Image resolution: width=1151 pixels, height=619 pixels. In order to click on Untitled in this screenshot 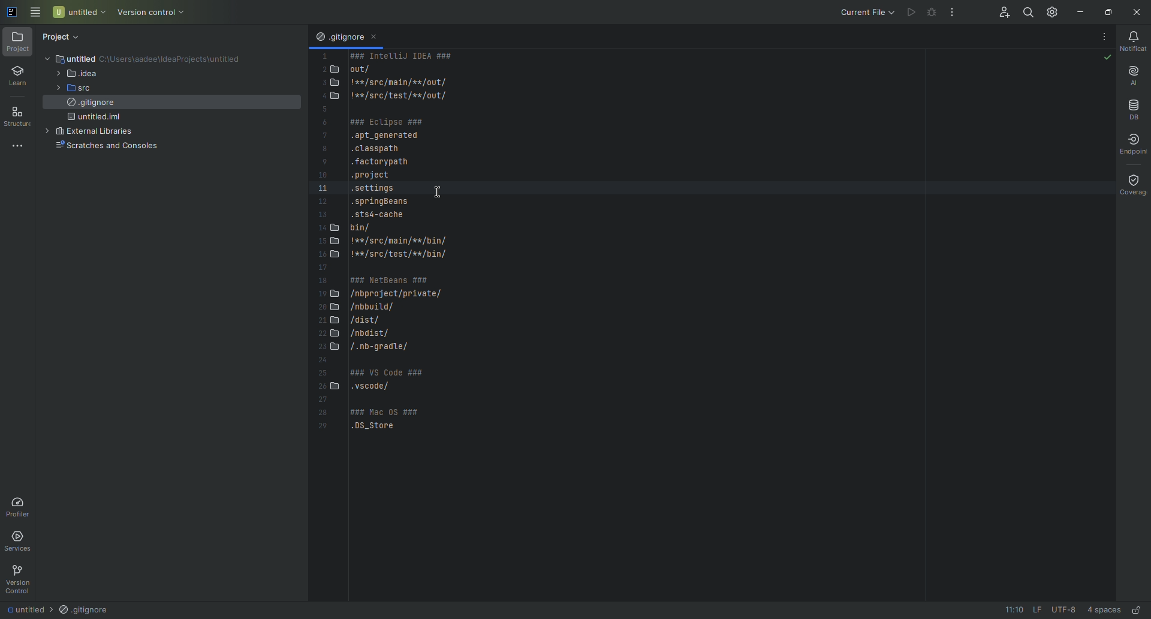, I will do `click(79, 11)`.